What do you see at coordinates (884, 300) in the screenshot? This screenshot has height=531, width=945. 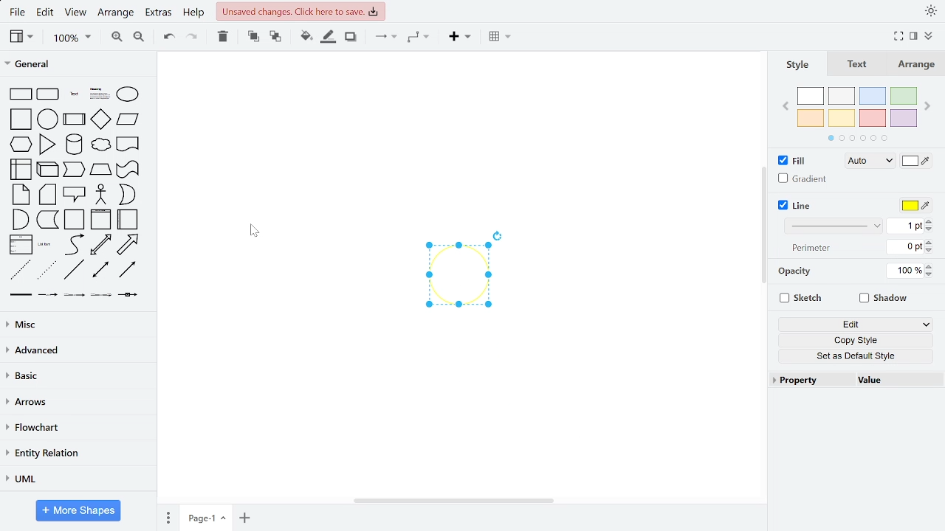 I see `shadow` at bounding box center [884, 300].